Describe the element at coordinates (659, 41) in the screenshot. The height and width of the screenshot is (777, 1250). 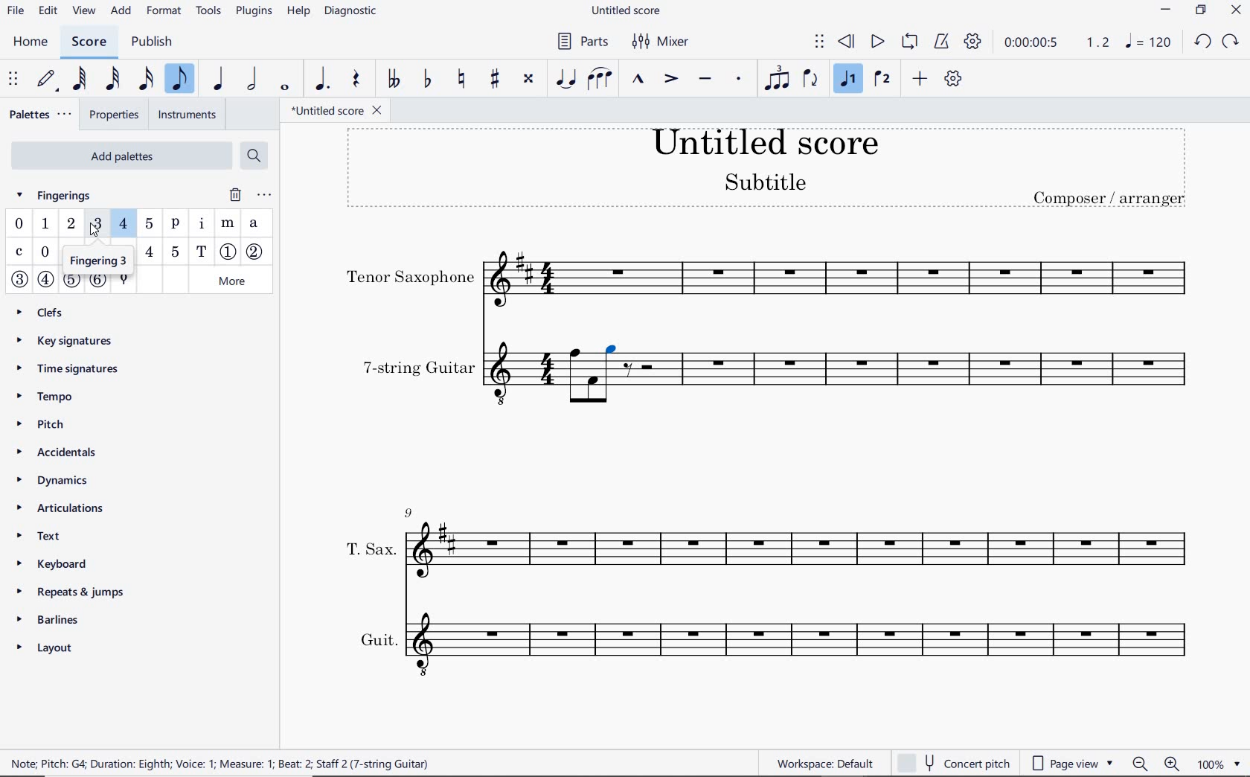
I see `MIXER` at that location.